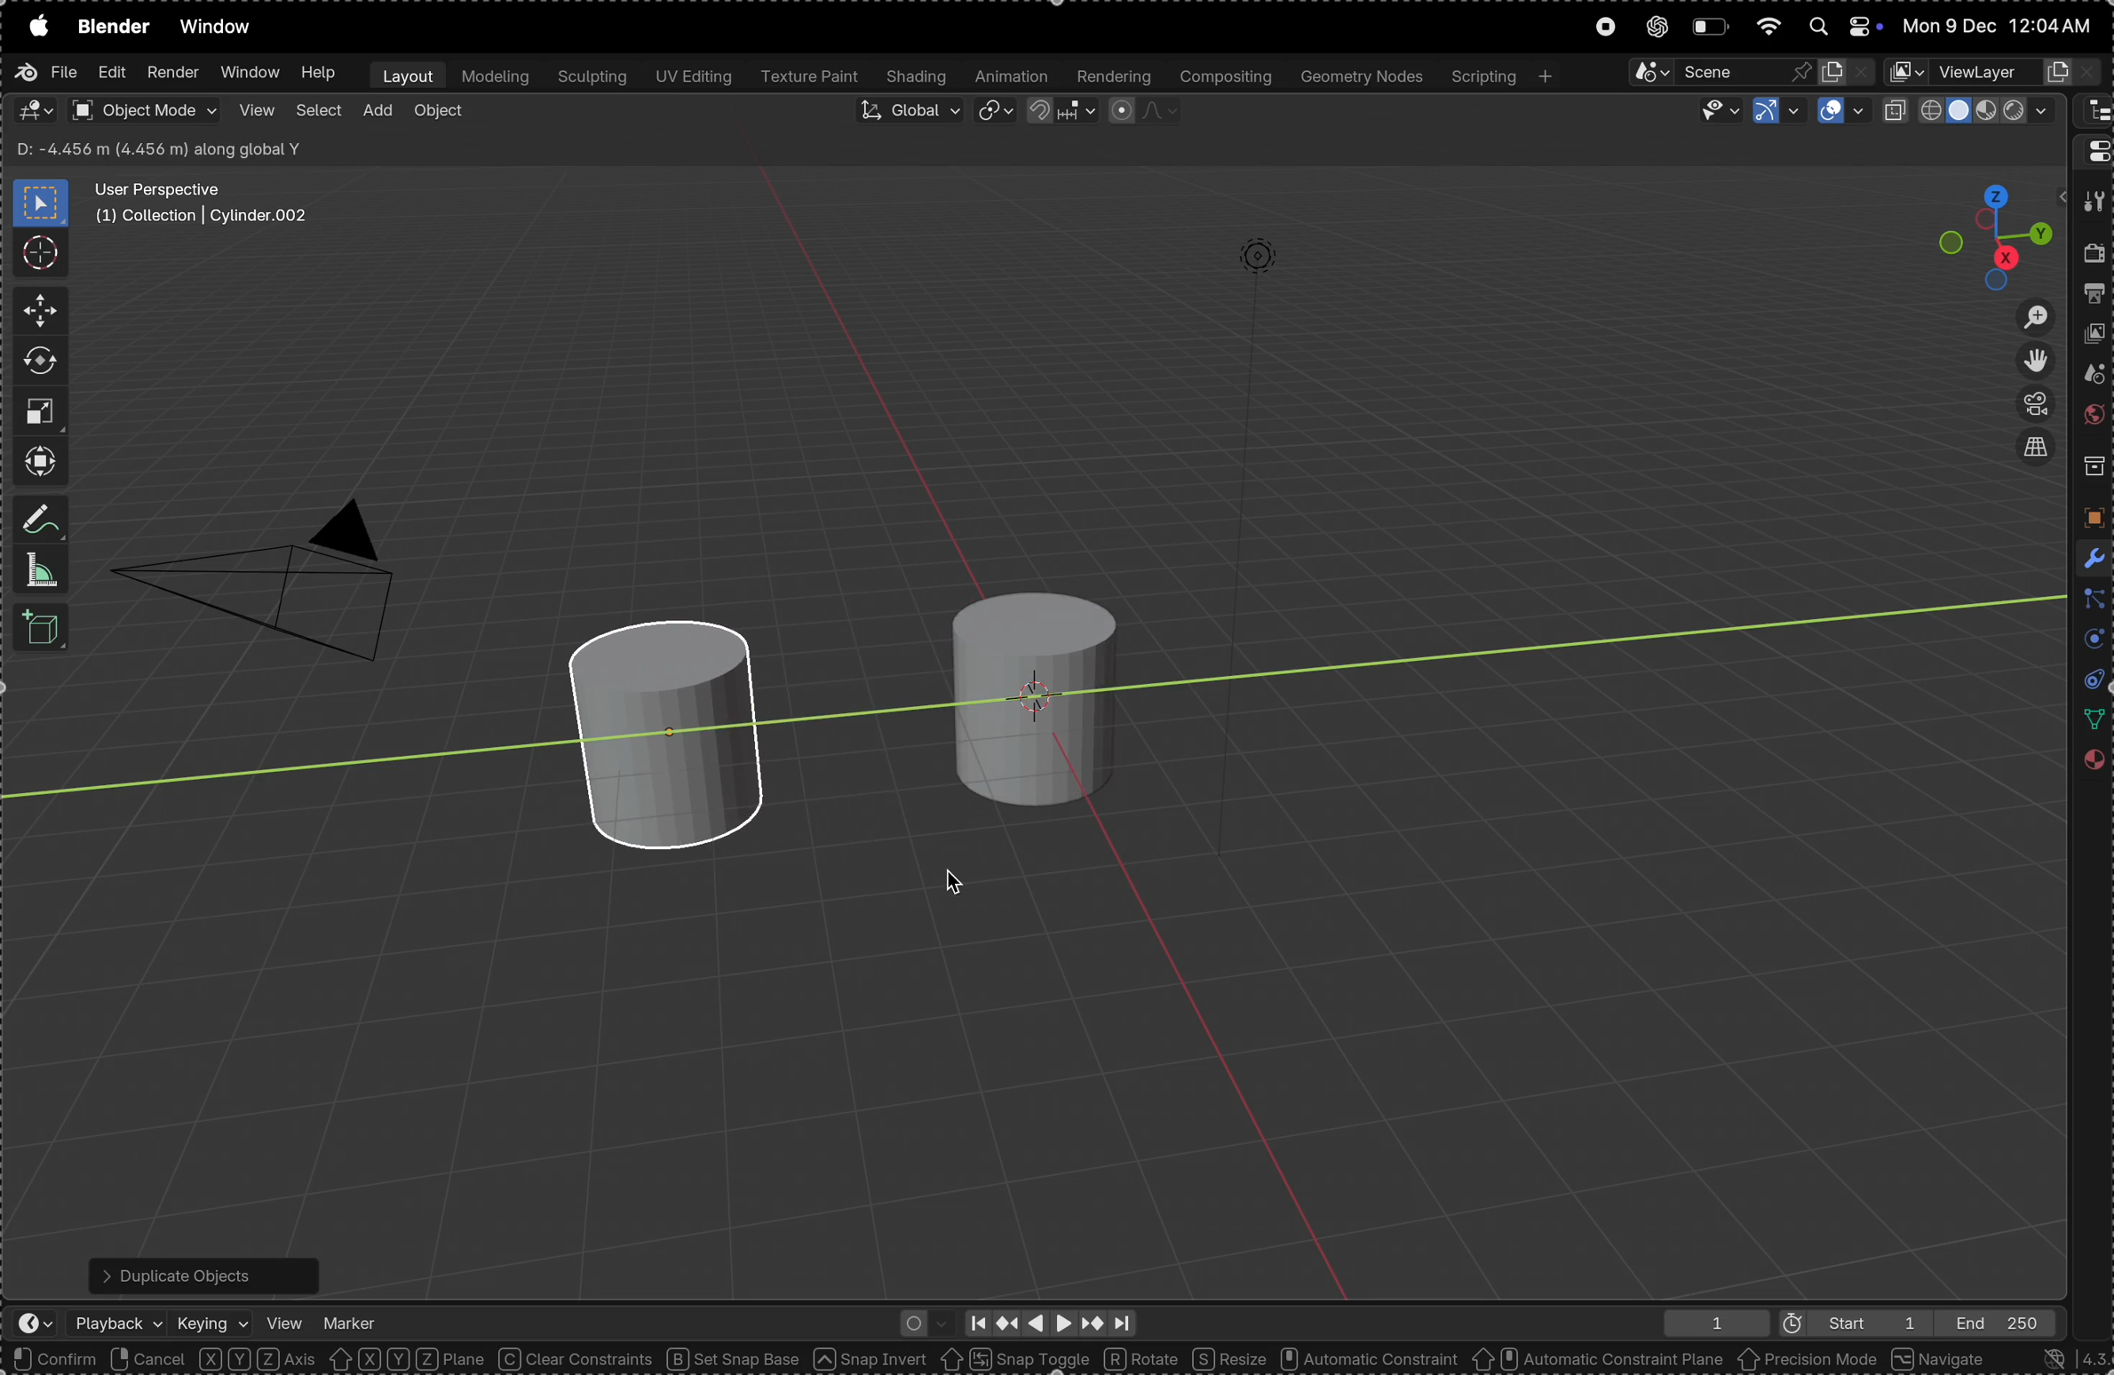 This screenshot has height=1375, width=2114. I want to click on editor type, so click(2093, 112).